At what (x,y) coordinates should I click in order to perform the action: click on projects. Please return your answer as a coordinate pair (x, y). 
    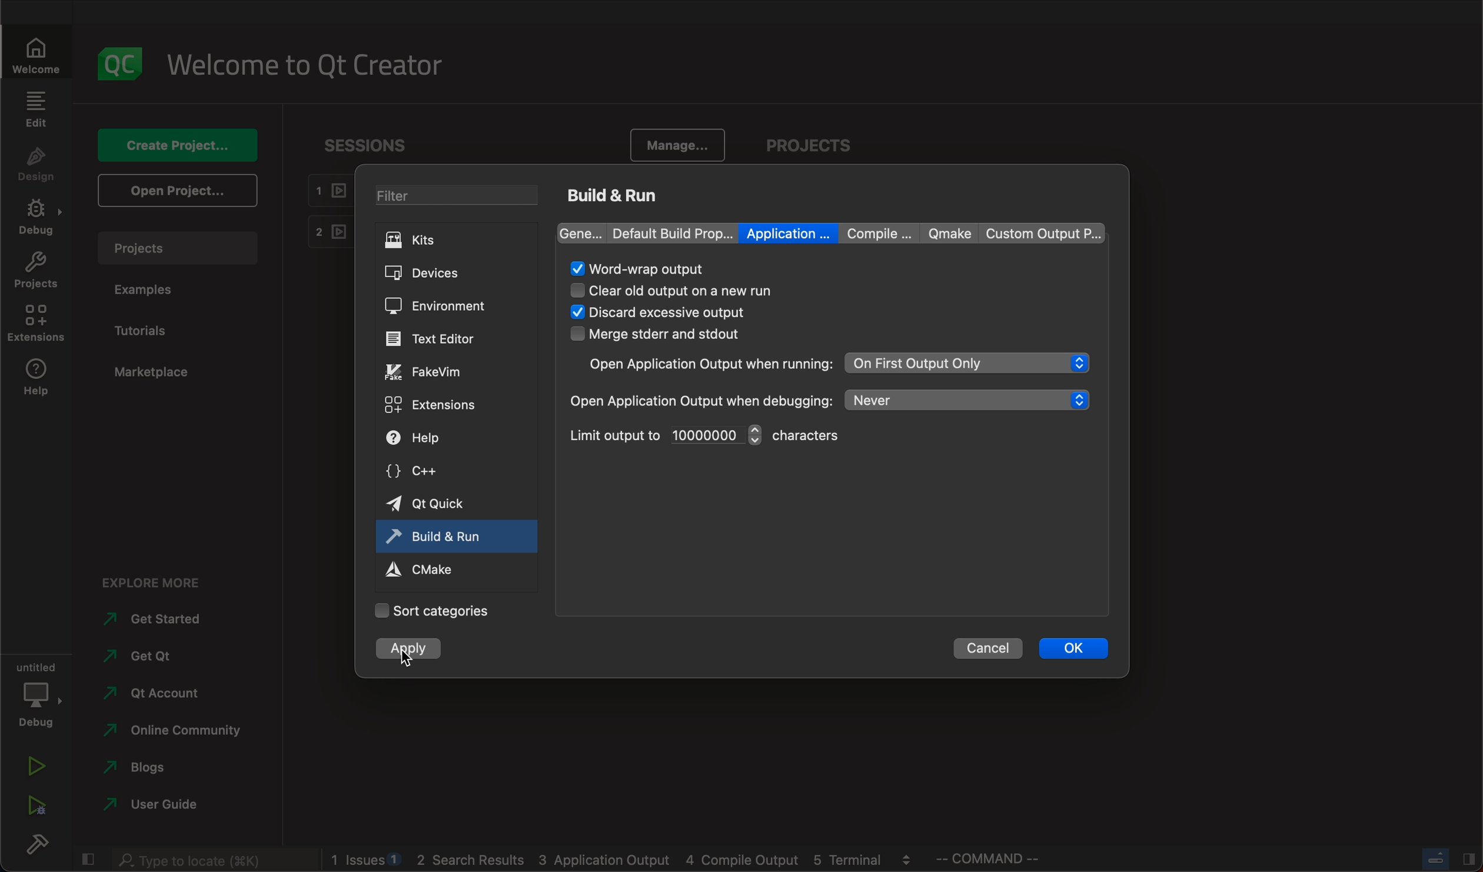
    Looking at the image, I should click on (177, 248).